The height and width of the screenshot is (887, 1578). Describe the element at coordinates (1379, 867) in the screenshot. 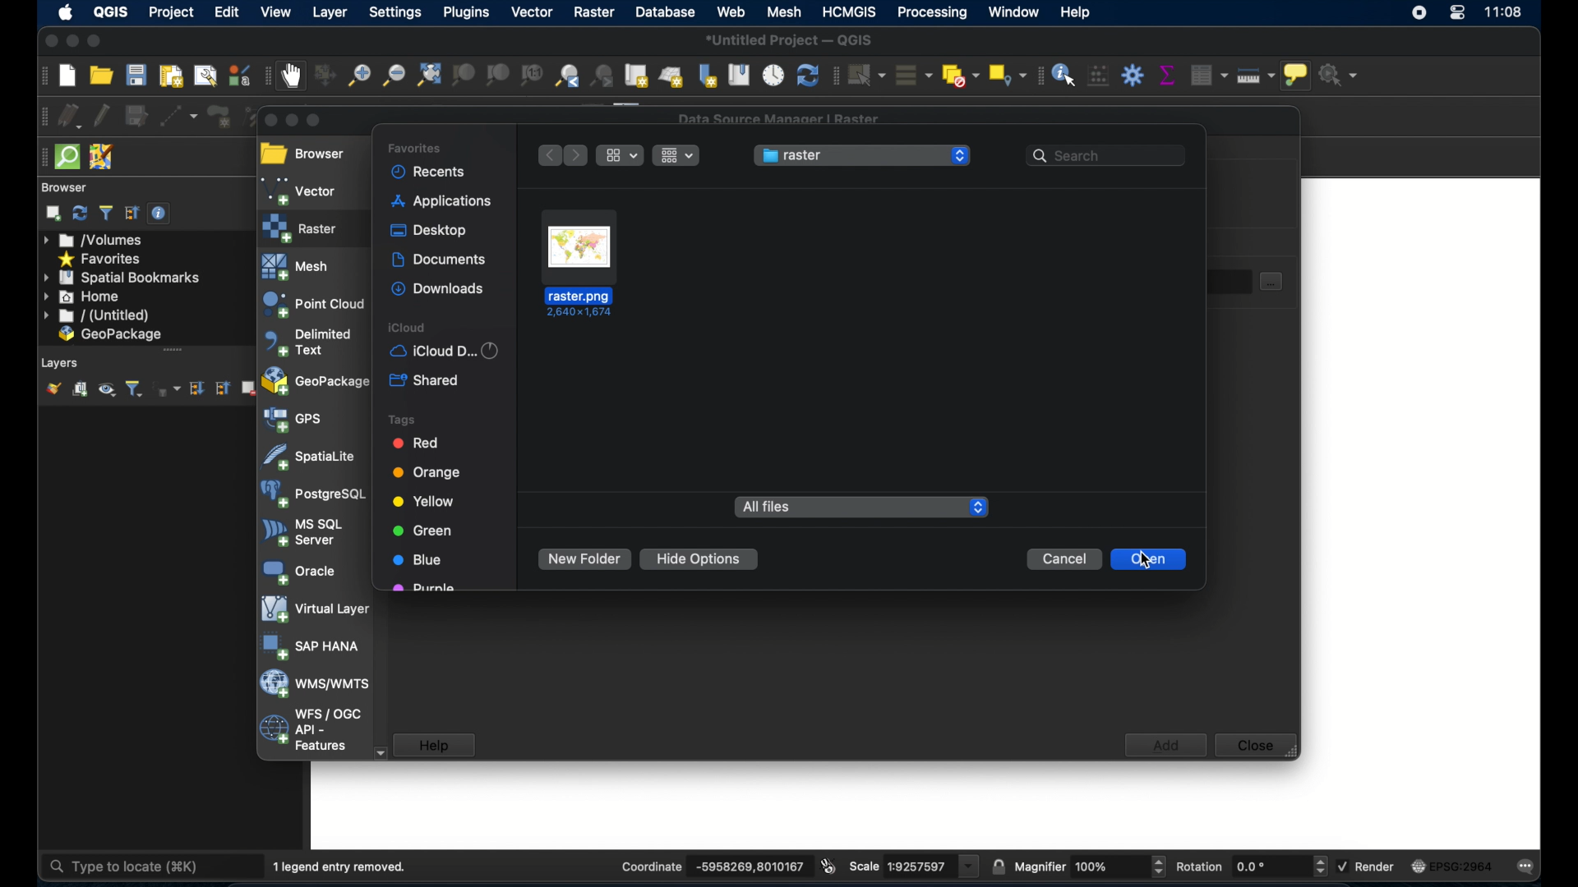

I see `render` at that location.